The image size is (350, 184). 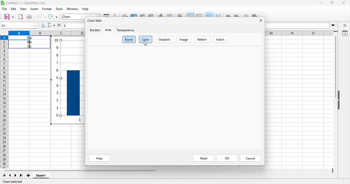 I want to click on redo, so click(x=53, y=17).